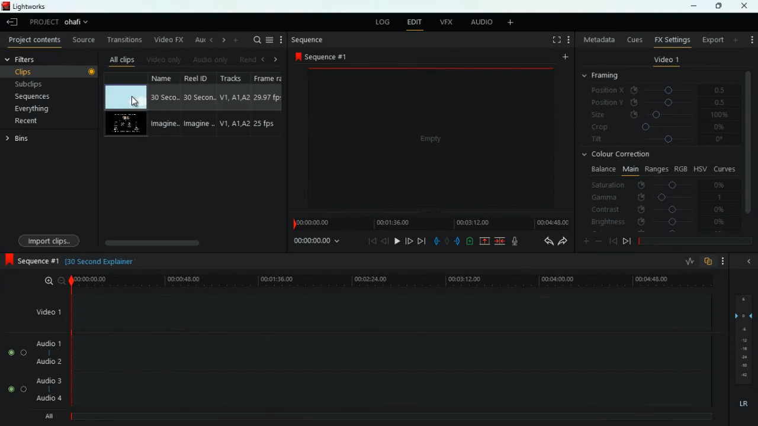  Describe the element at coordinates (92, 73) in the screenshot. I see `` at that location.